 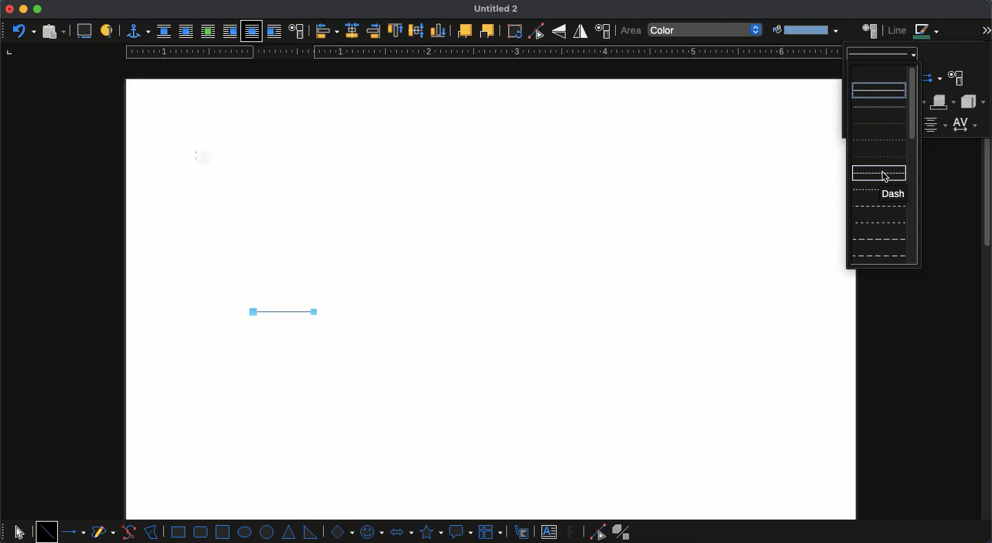 I want to click on maximize, so click(x=37, y=10).